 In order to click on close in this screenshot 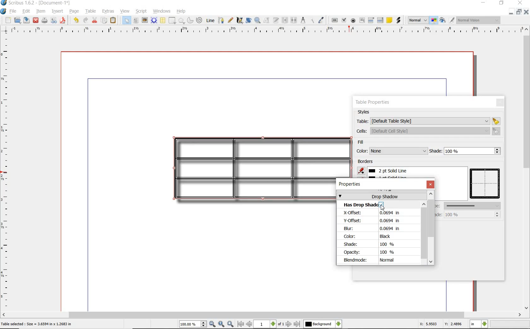, I will do `click(430, 184)`.